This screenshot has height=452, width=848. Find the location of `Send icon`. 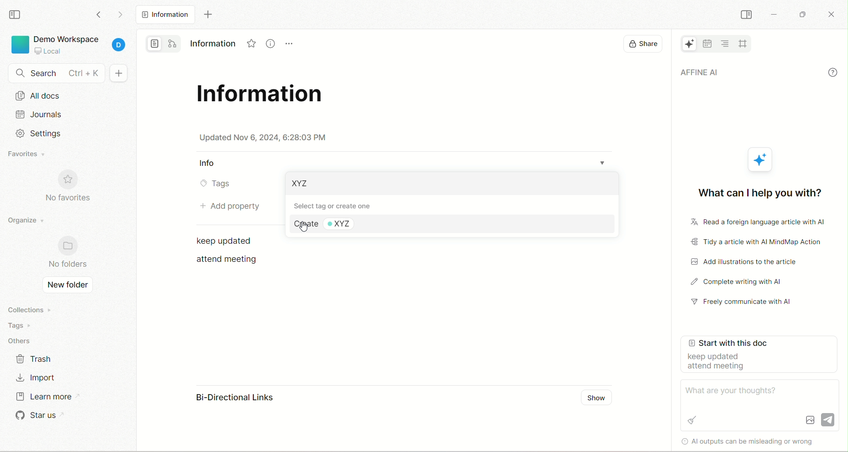

Send icon is located at coordinates (828, 418).